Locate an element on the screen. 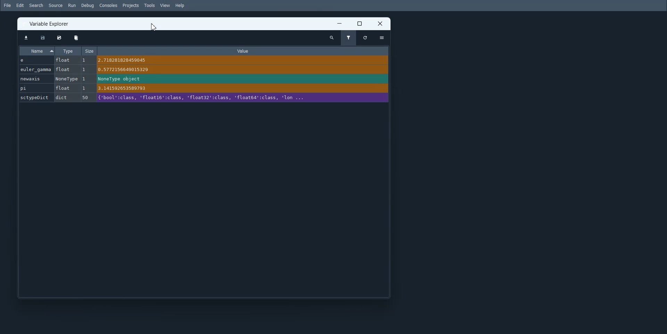 The height and width of the screenshot is (334, 667). Cursor is located at coordinates (154, 27).